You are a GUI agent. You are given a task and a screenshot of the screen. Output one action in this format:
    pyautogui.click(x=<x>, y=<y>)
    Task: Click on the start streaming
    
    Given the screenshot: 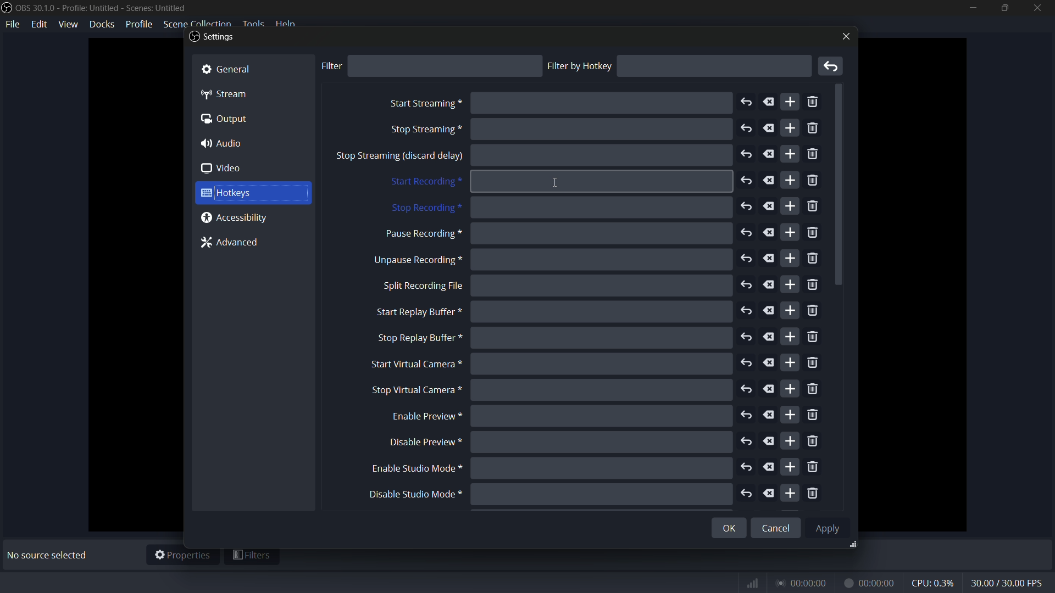 What is the action you would take?
    pyautogui.click(x=425, y=104)
    